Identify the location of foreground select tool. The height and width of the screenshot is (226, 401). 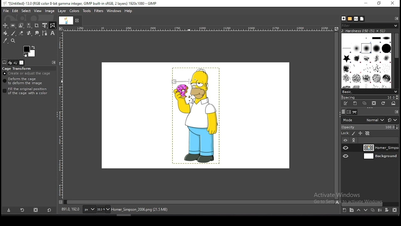
(21, 25).